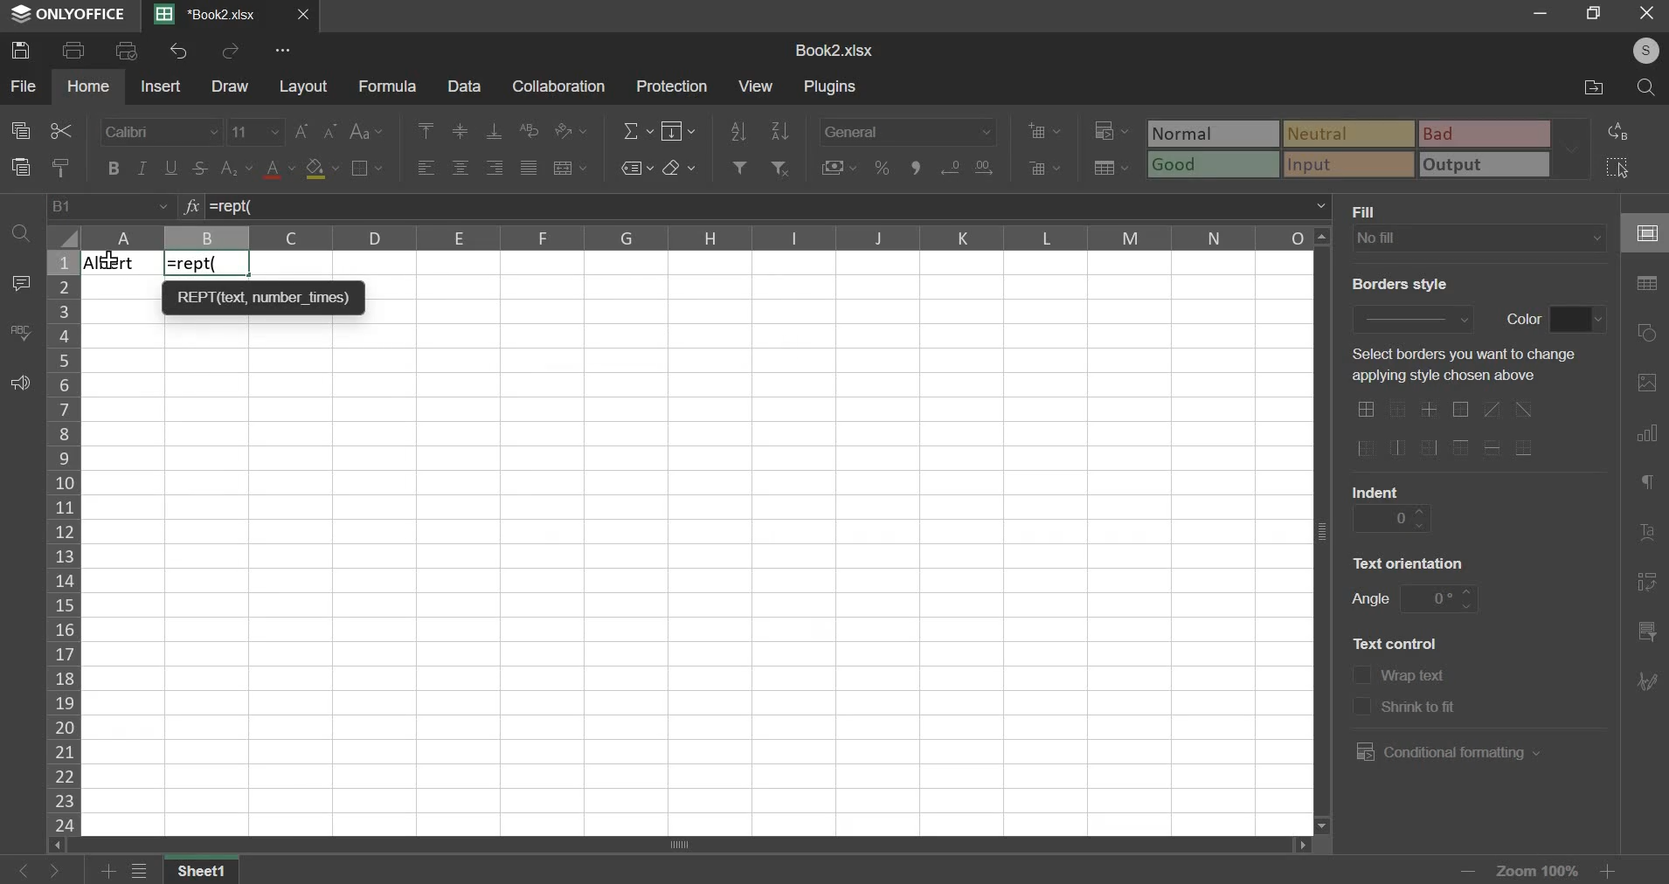 The height and width of the screenshot is (884, 1669). I want to click on image settings, so click(1651, 380).